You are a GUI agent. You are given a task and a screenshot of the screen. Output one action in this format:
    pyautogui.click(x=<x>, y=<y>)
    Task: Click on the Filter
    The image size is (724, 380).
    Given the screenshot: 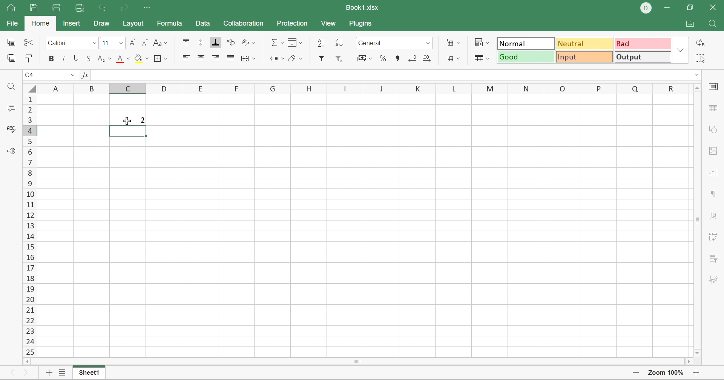 What is the action you would take?
    pyautogui.click(x=322, y=59)
    